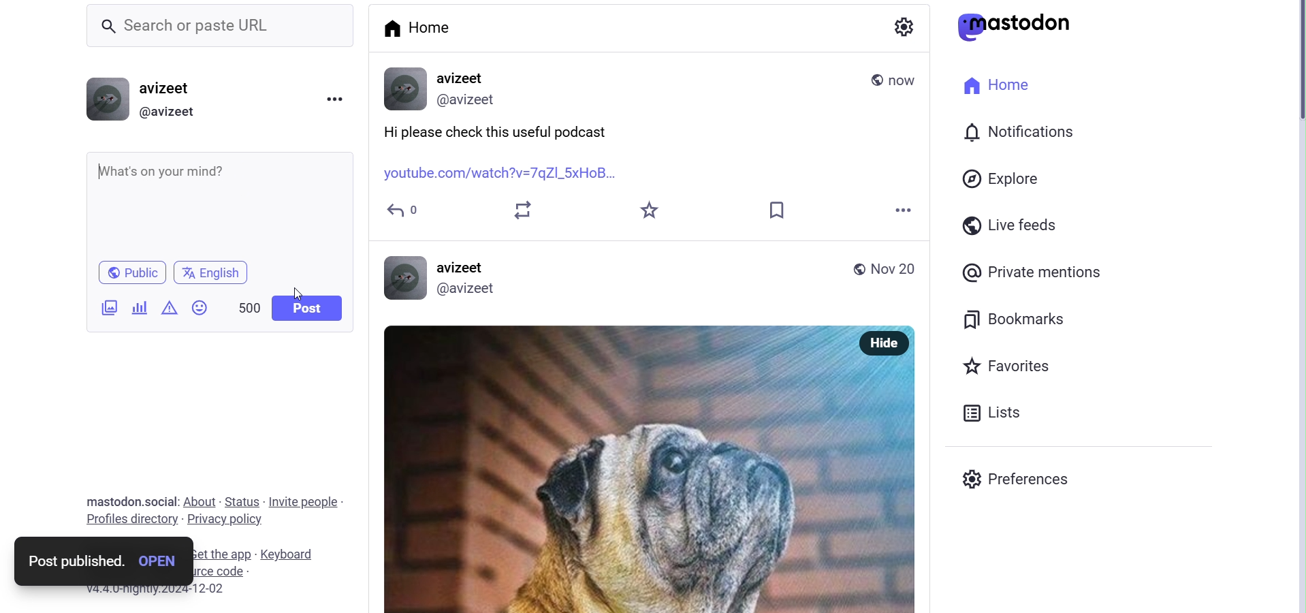 The height and width of the screenshot is (613, 1306). What do you see at coordinates (1055, 271) in the screenshot?
I see `private mentions` at bounding box center [1055, 271].